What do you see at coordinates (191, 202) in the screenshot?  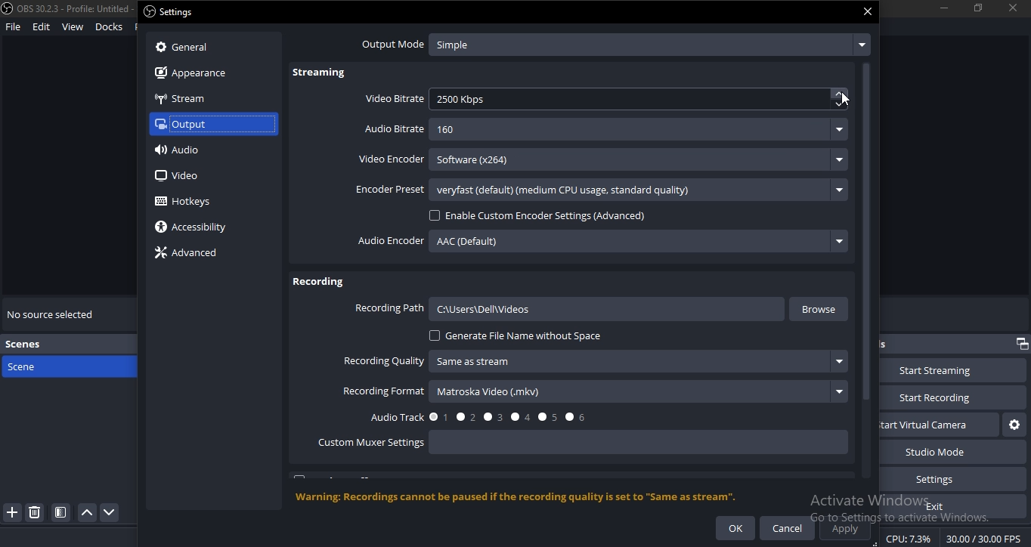 I see `hotkeys` at bounding box center [191, 202].